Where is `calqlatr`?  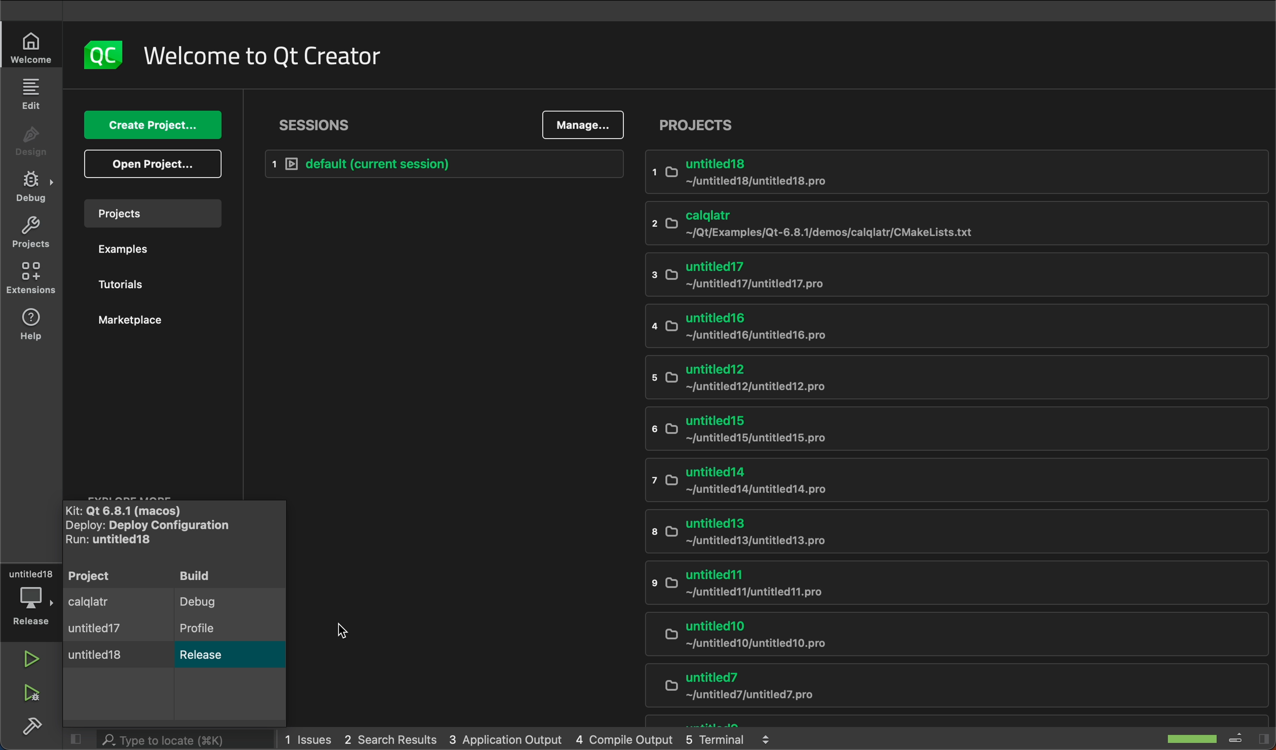
calqlatr is located at coordinates (886, 223).